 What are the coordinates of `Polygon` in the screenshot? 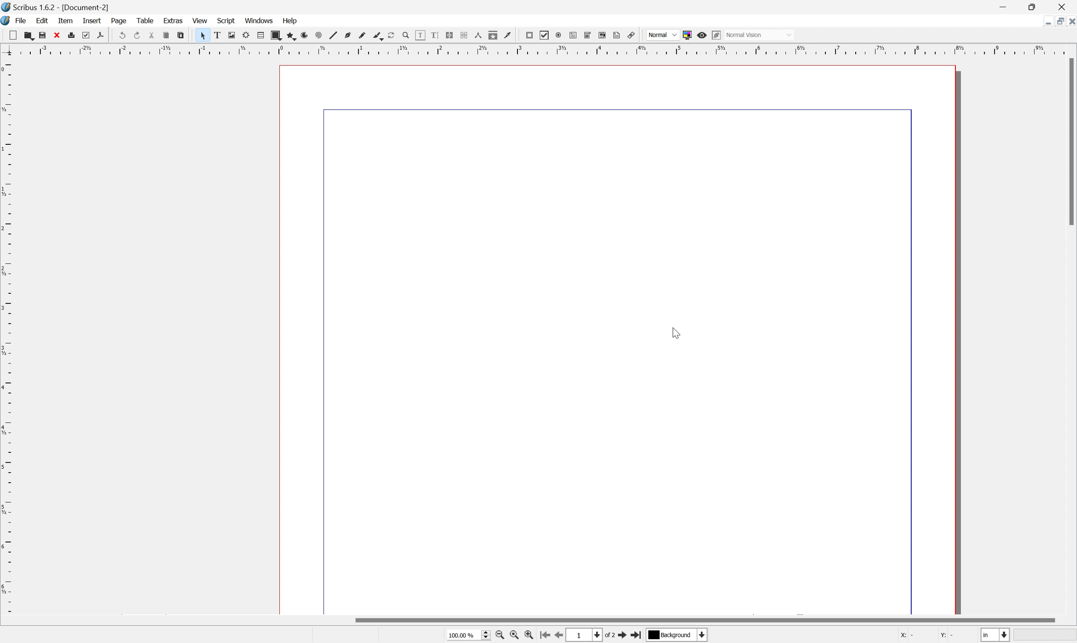 It's located at (289, 36).